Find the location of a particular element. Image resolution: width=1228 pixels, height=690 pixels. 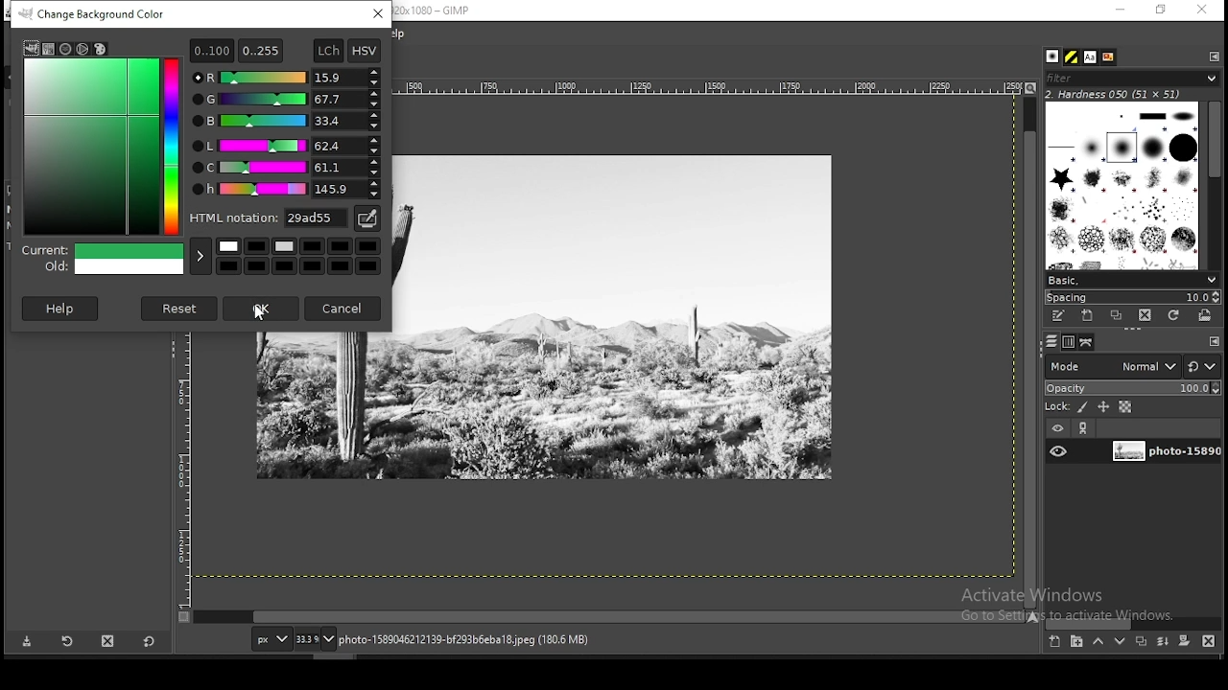

lch is located at coordinates (327, 51).